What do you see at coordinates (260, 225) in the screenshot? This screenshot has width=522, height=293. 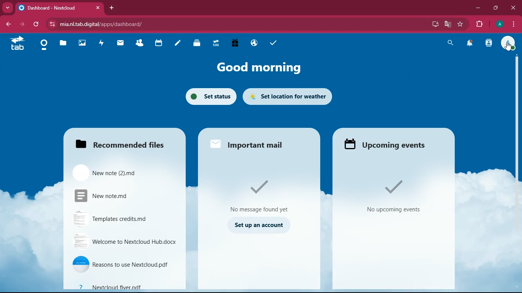 I see `set up` at bounding box center [260, 225].